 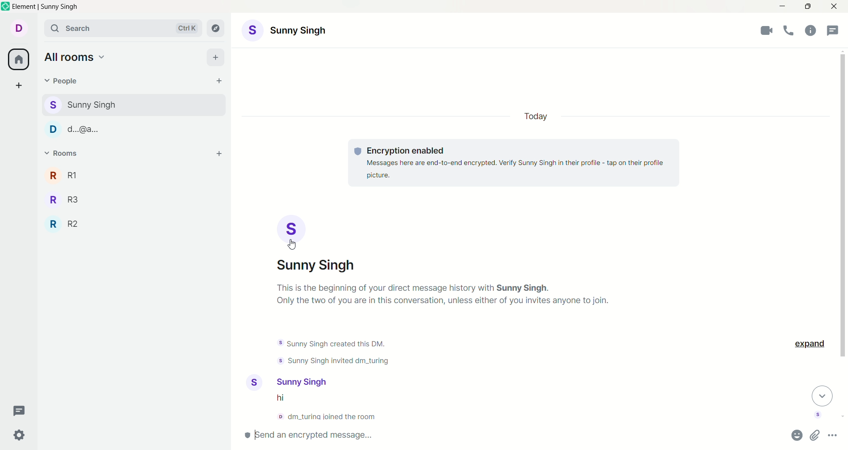 I want to click on people, so click(x=63, y=83).